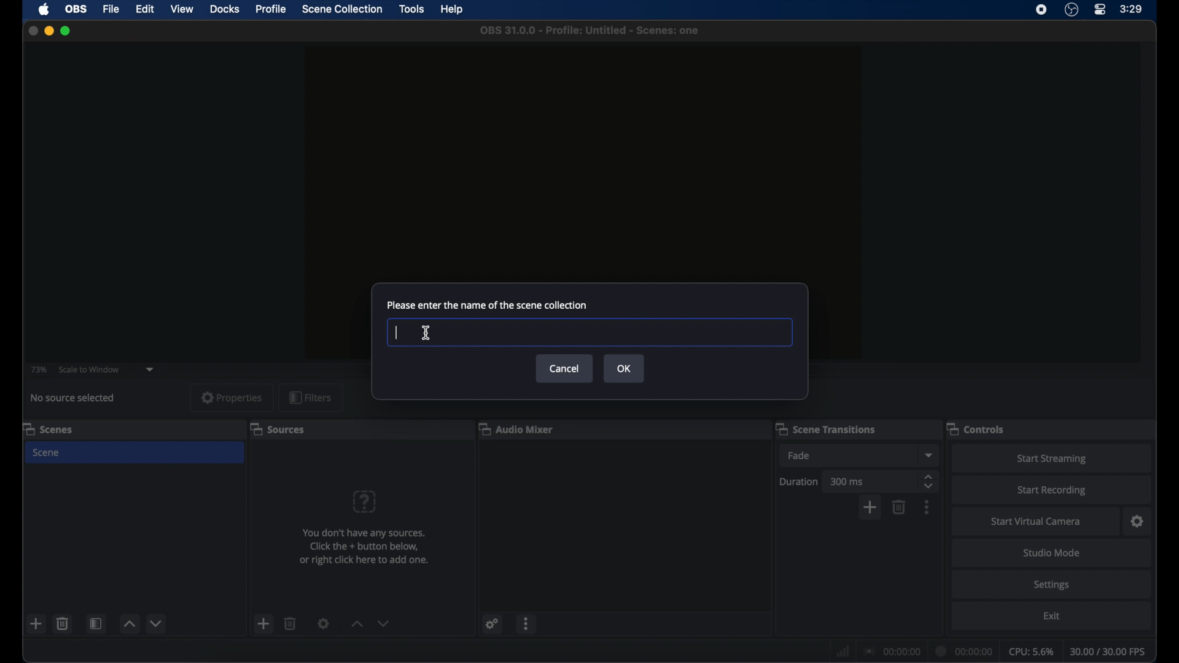 This screenshot has width=1179, height=663. What do you see at coordinates (929, 455) in the screenshot?
I see `dropdown menu` at bounding box center [929, 455].